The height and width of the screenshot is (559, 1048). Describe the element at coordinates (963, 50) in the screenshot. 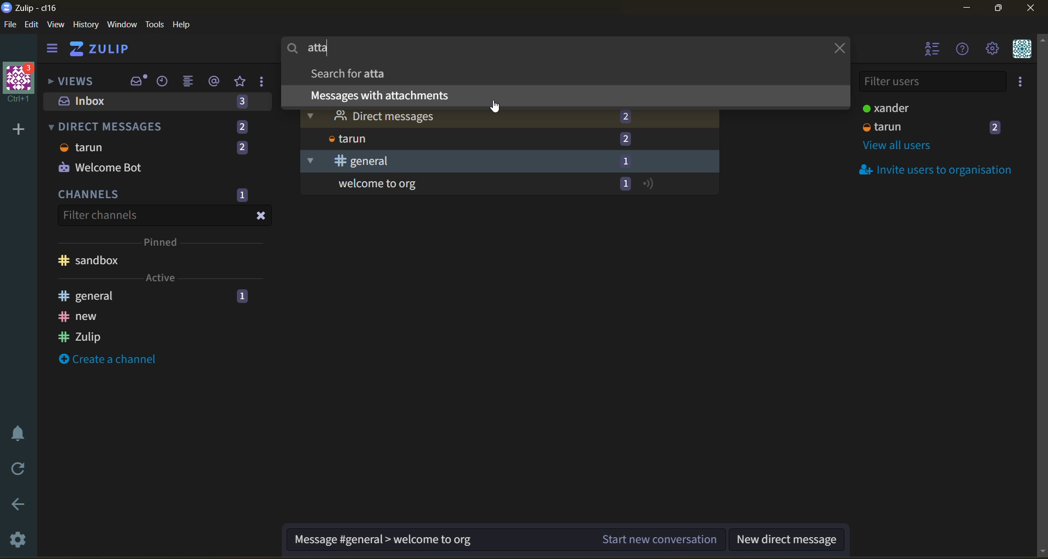

I see `help` at that location.